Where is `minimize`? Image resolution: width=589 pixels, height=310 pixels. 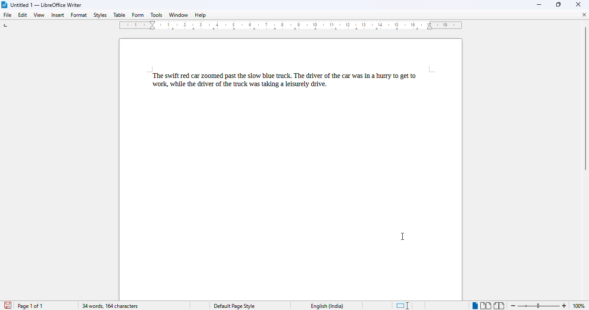 minimize is located at coordinates (539, 4).